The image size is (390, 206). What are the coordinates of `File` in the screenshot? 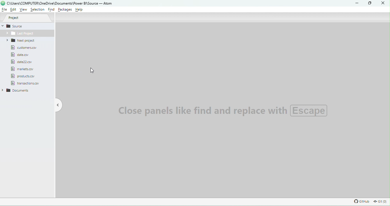 It's located at (24, 48).